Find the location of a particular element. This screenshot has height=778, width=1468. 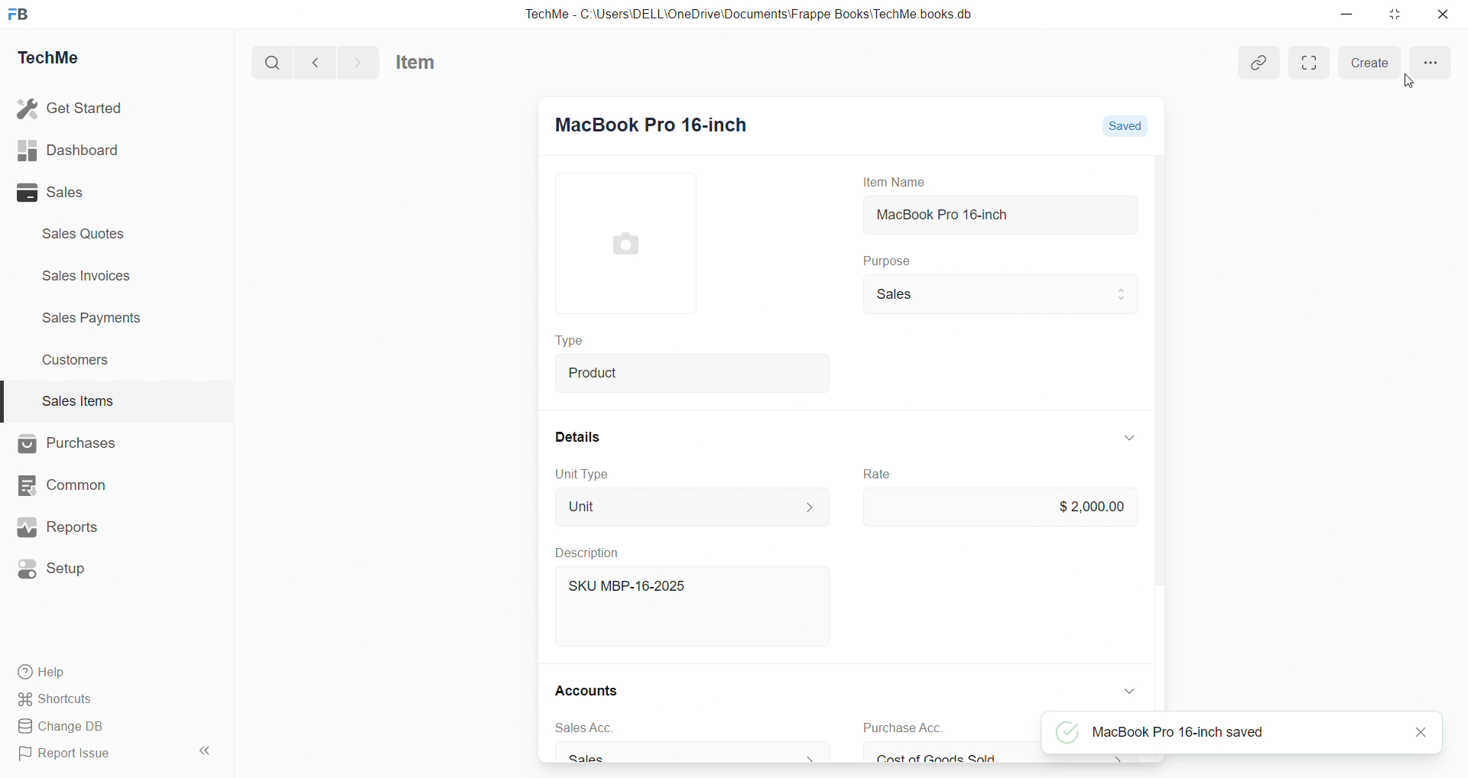

Sales is located at coordinates (52, 193).